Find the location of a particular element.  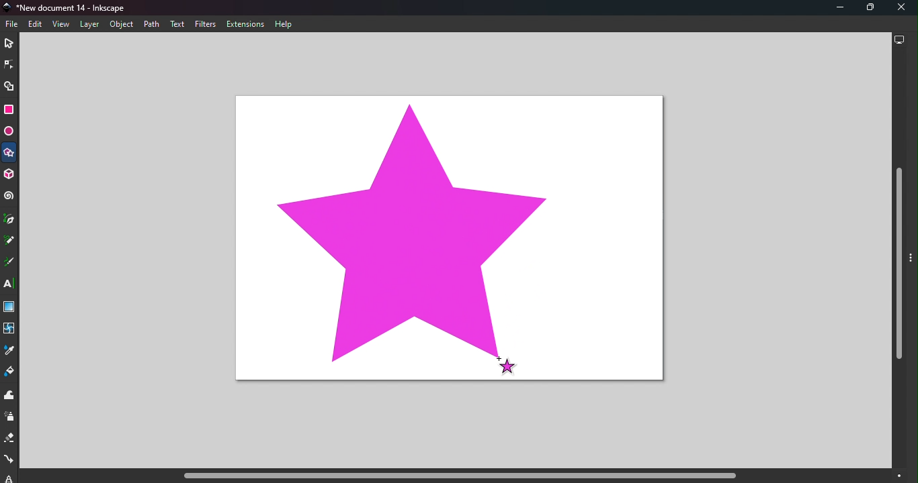

Path is located at coordinates (150, 23).